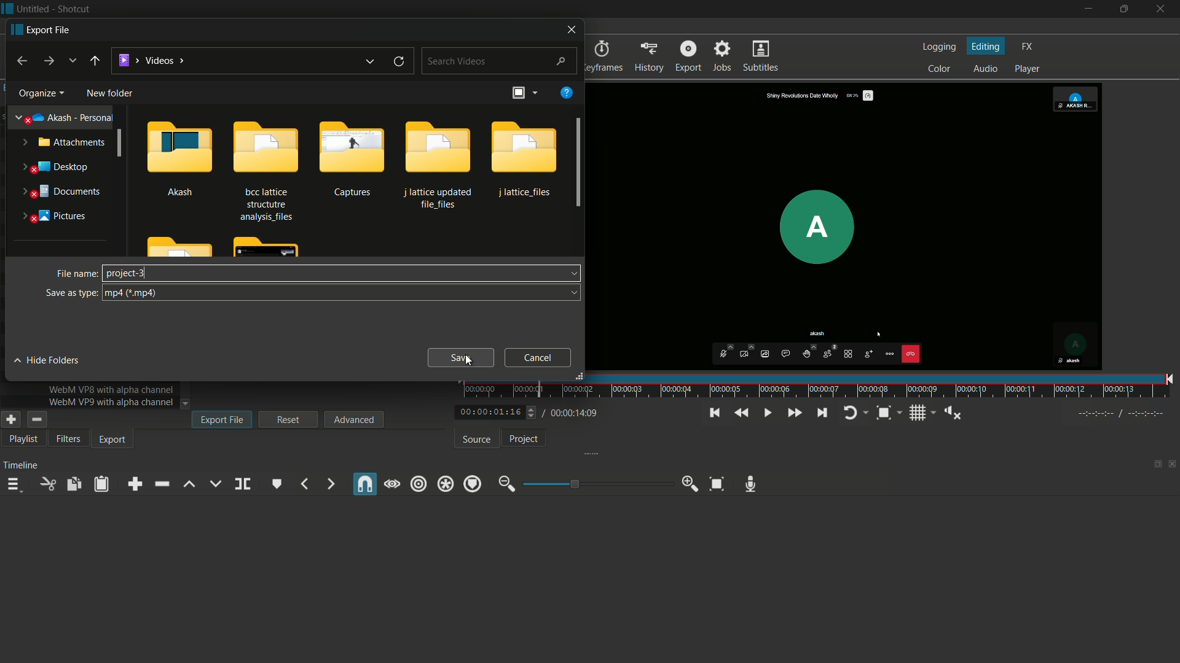 This screenshot has height=663, width=1180. Describe the element at coordinates (1162, 9) in the screenshot. I see `close app` at that location.